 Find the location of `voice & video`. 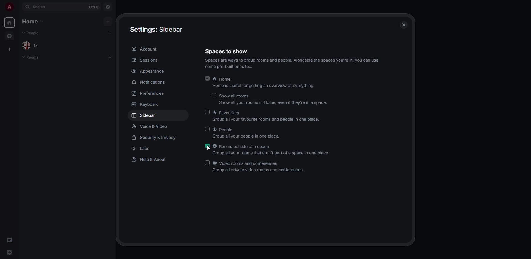

voice & video is located at coordinates (151, 126).